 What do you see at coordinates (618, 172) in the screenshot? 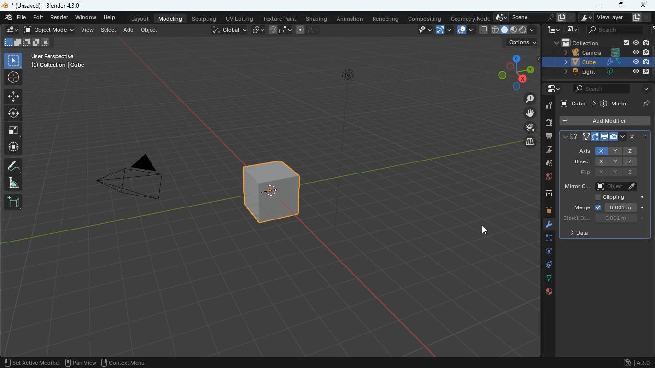
I see `xyz` at bounding box center [618, 172].